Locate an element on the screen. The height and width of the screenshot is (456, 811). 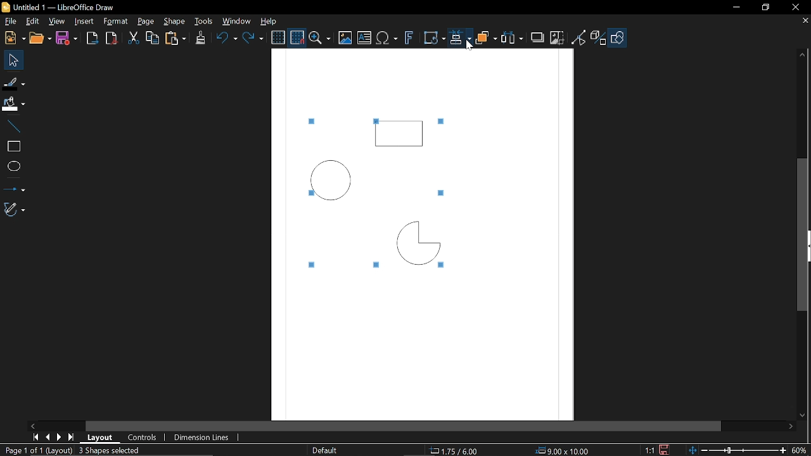
Open is located at coordinates (40, 38).